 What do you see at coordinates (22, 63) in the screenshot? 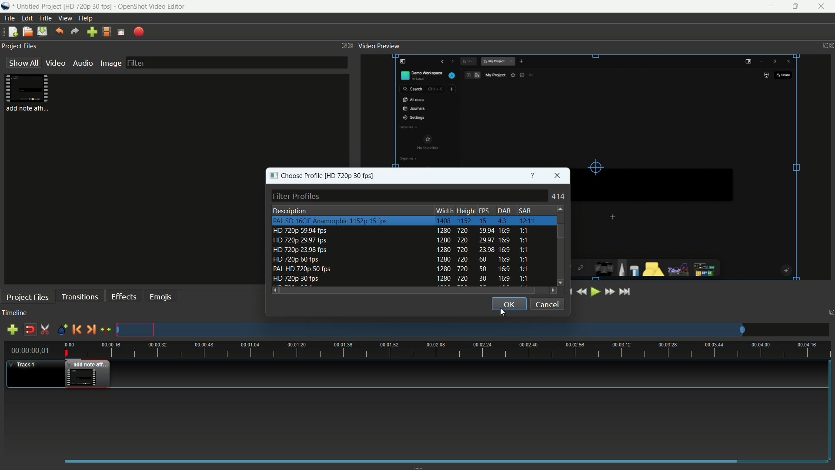
I see `show all` at bounding box center [22, 63].